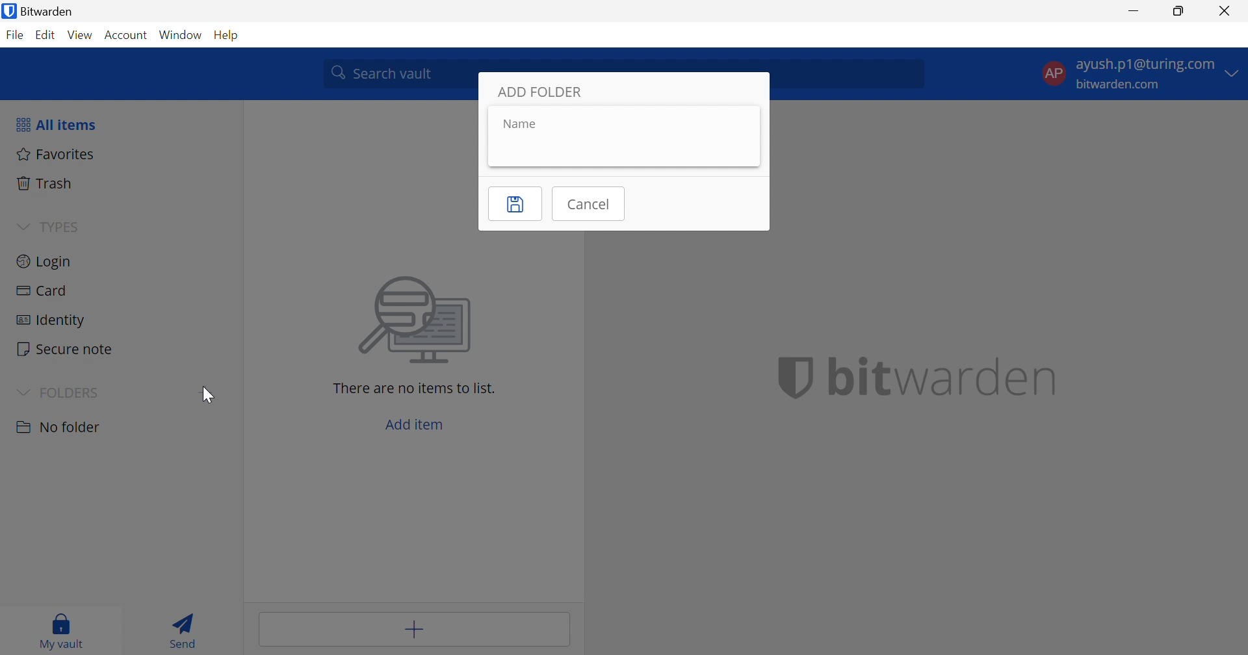  Describe the element at coordinates (1180, 11) in the screenshot. I see `Restore Down` at that location.